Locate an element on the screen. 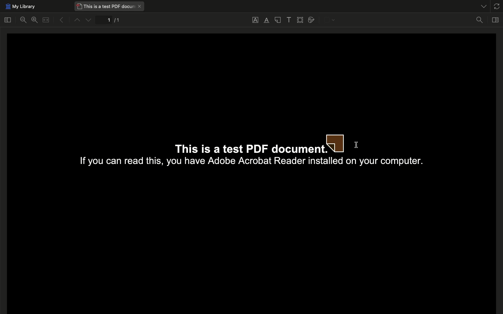  Underline text is located at coordinates (255, 20).